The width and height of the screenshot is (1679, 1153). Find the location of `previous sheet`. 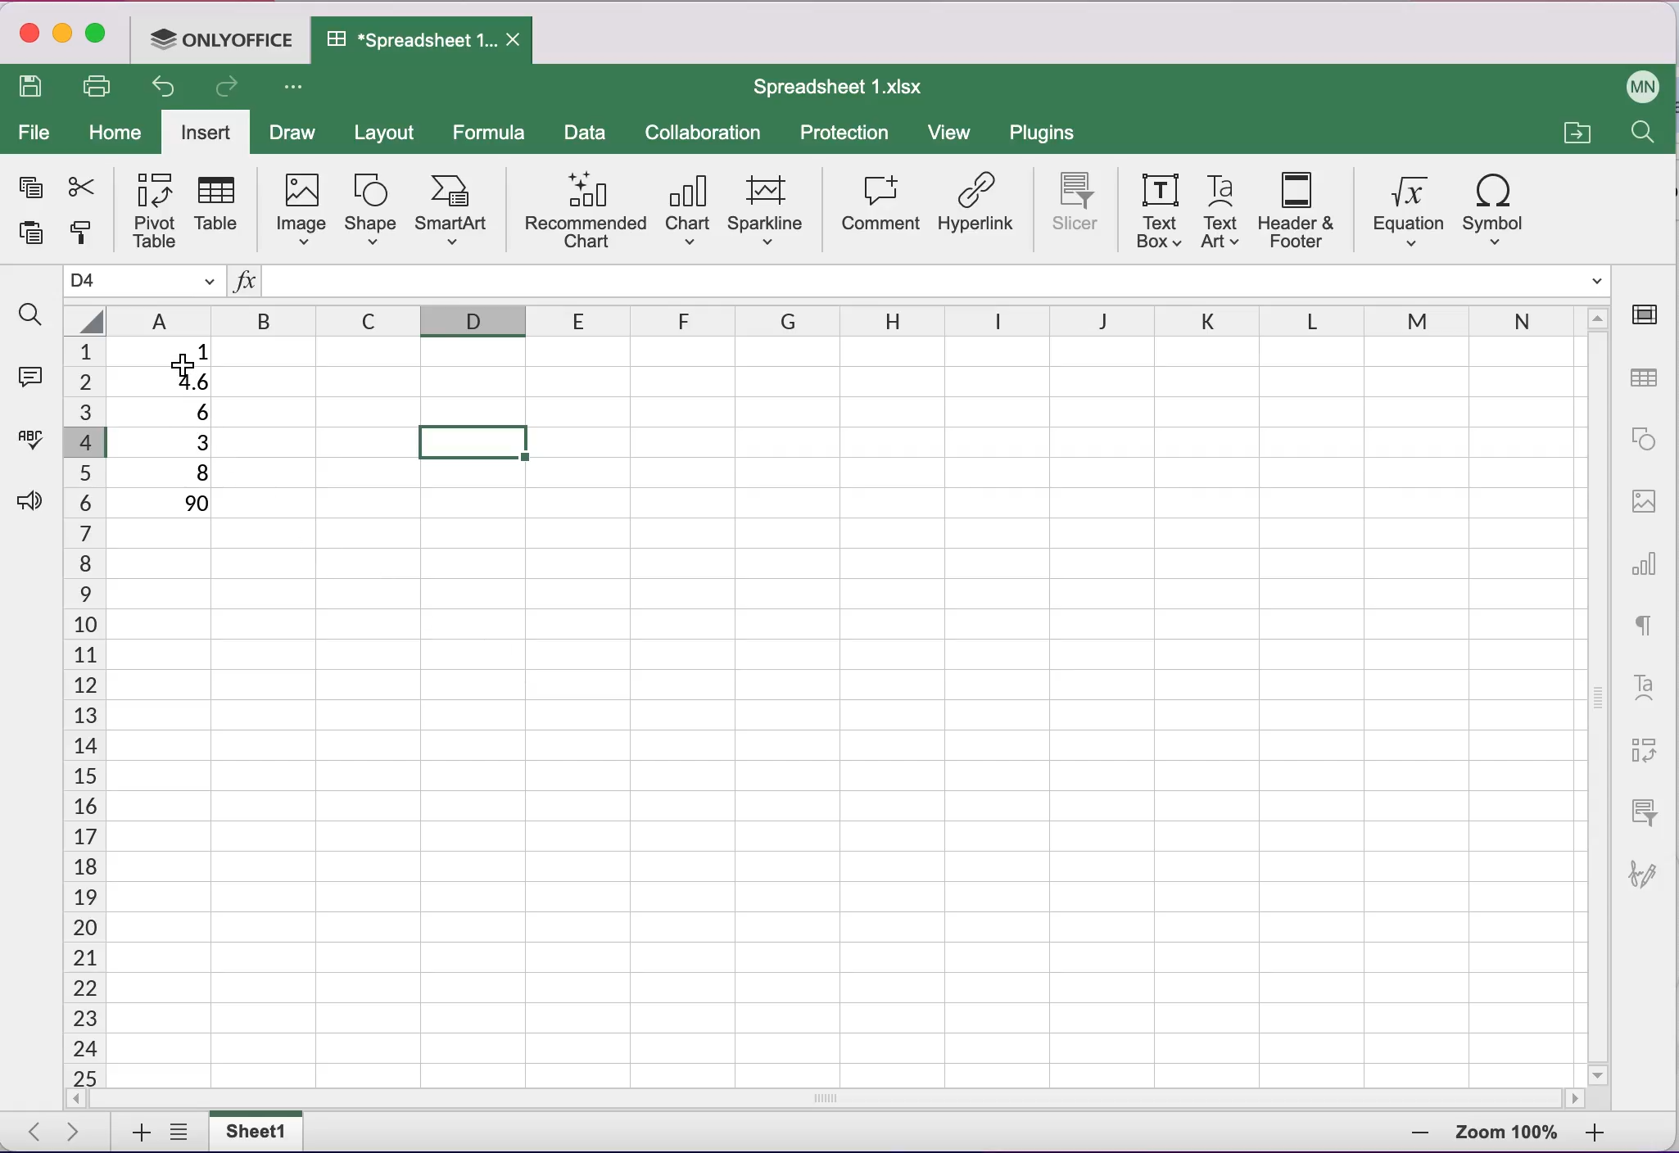

previous sheet is located at coordinates (38, 1134).